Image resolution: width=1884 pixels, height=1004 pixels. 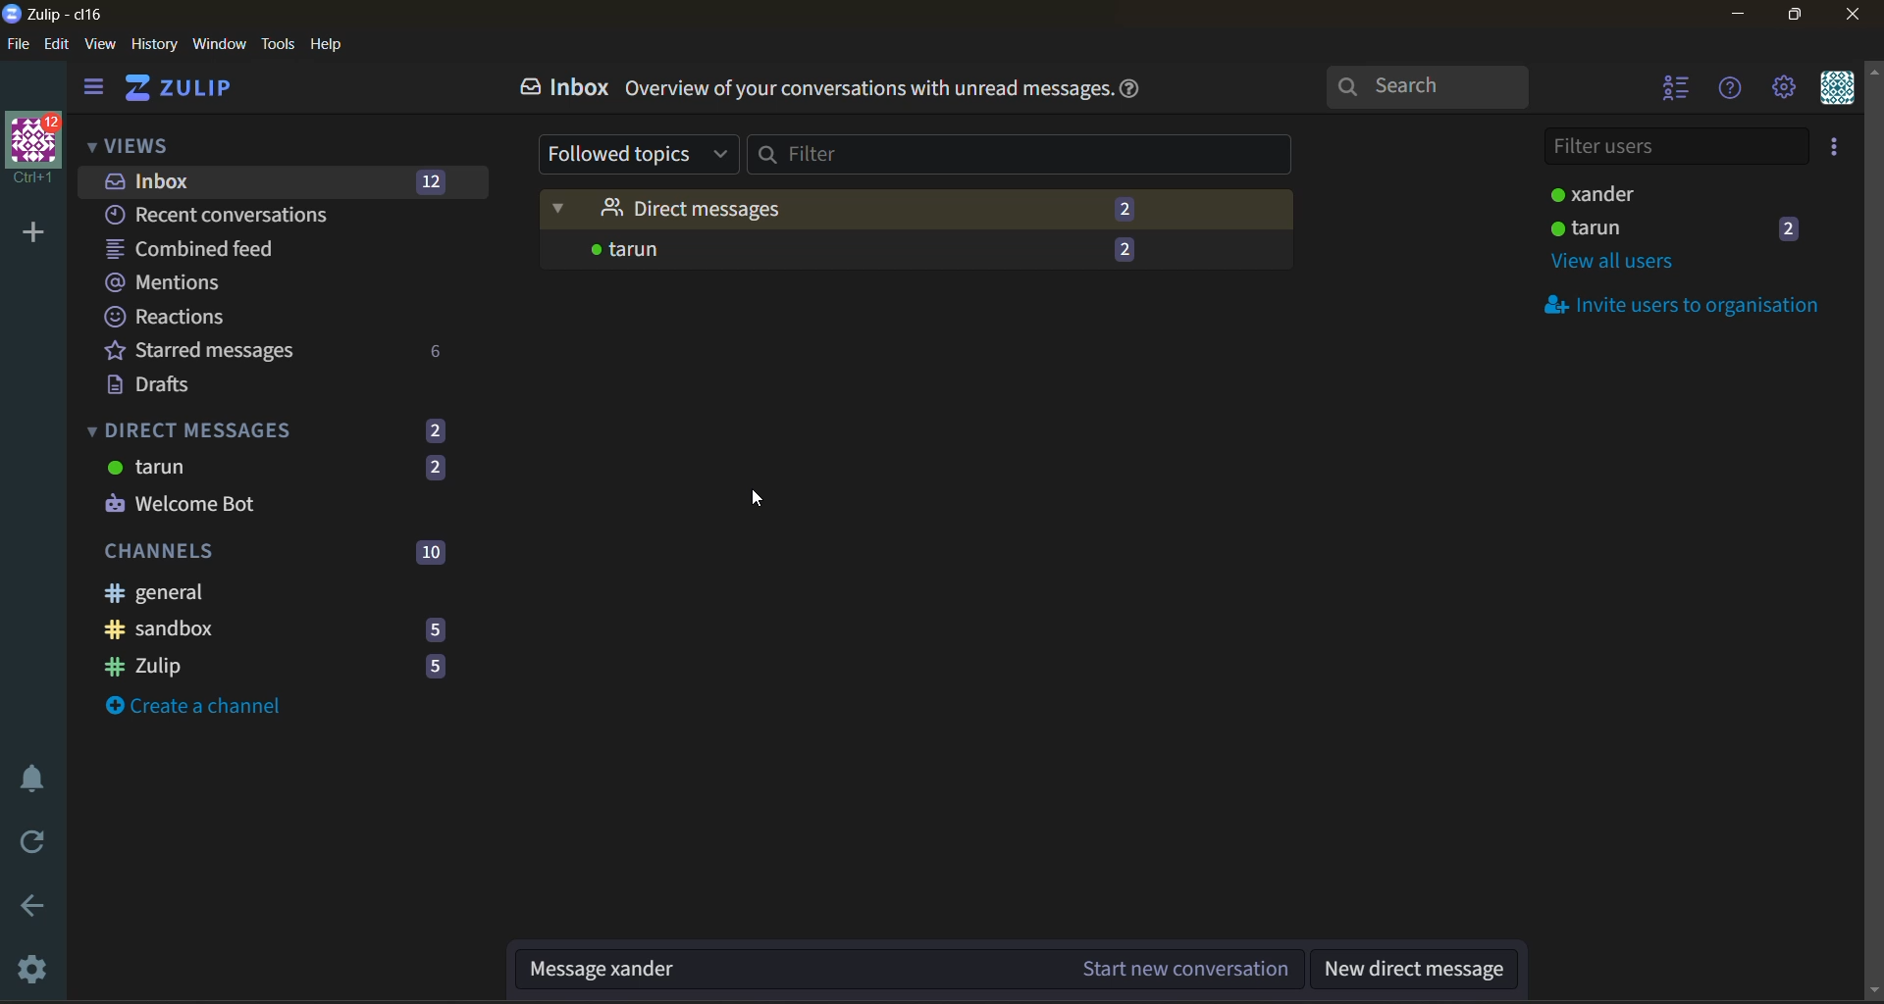 What do you see at coordinates (1677, 194) in the screenshot?
I see `users status active` at bounding box center [1677, 194].